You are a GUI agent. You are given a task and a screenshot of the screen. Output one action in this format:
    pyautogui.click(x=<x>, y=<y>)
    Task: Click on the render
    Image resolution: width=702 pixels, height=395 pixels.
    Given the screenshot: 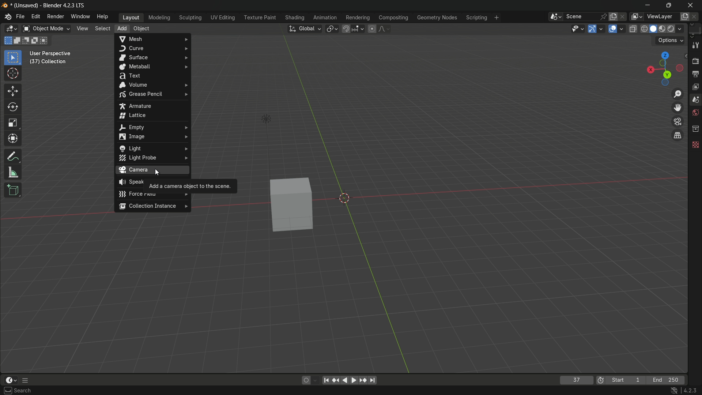 What is the action you would take?
    pyautogui.click(x=695, y=59)
    